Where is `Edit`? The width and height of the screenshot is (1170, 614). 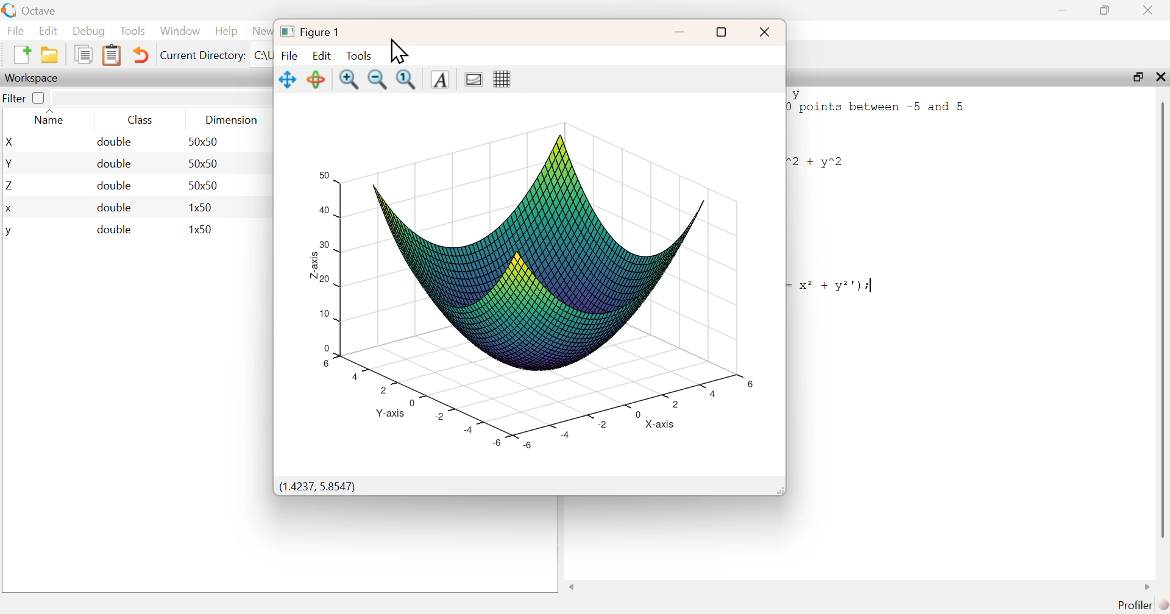
Edit is located at coordinates (48, 30).